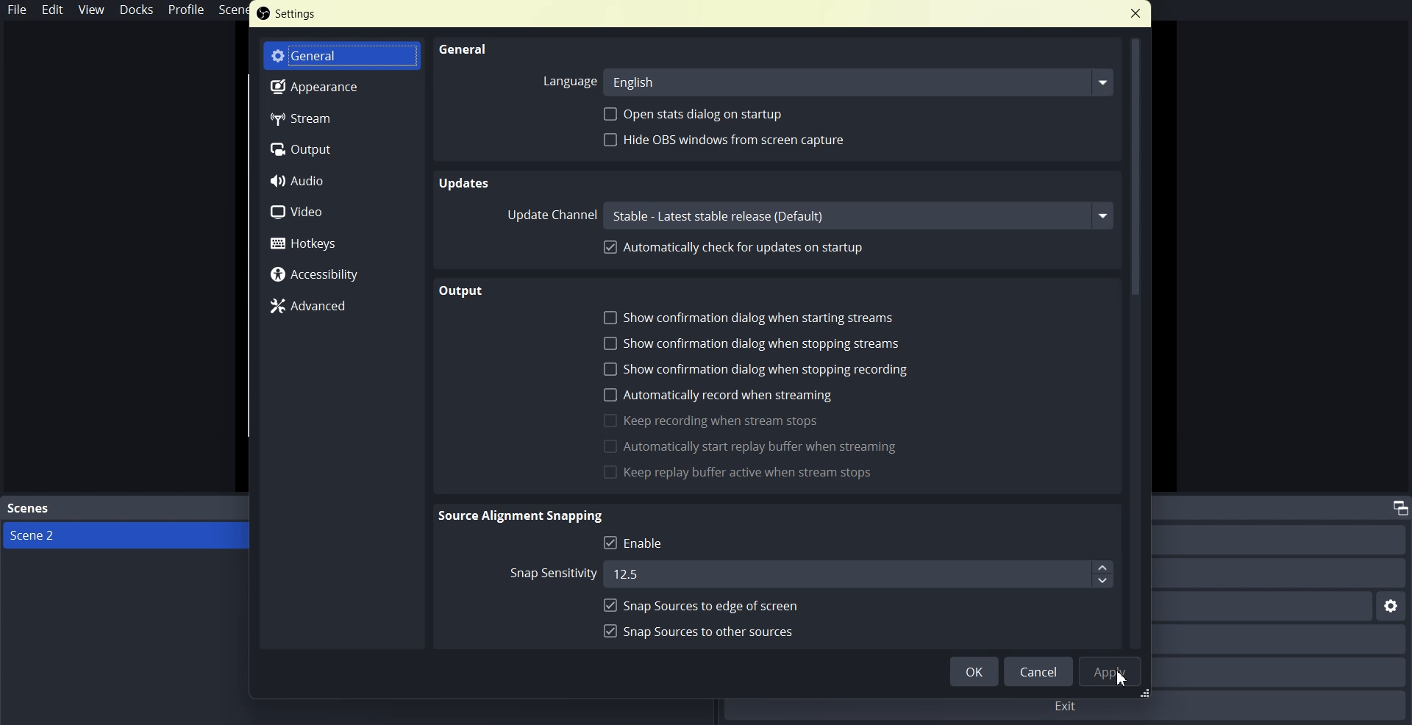 Image resolution: width=1412 pixels, height=725 pixels. I want to click on Text, so click(288, 13).